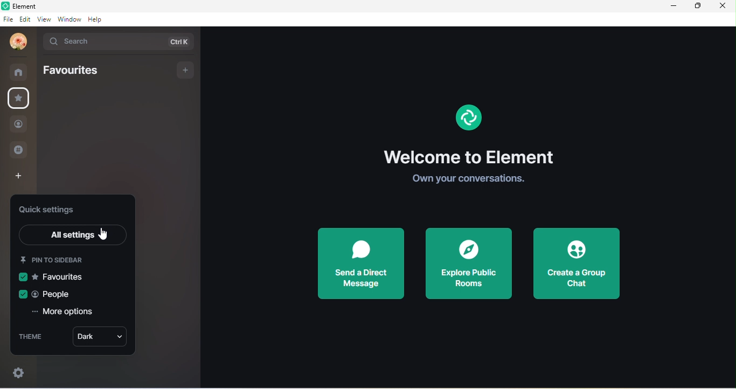 The height and width of the screenshot is (389, 736). What do you see at coordinates (121, 42) in the screenshot?
I see `search` at bounding box center [121, 42].